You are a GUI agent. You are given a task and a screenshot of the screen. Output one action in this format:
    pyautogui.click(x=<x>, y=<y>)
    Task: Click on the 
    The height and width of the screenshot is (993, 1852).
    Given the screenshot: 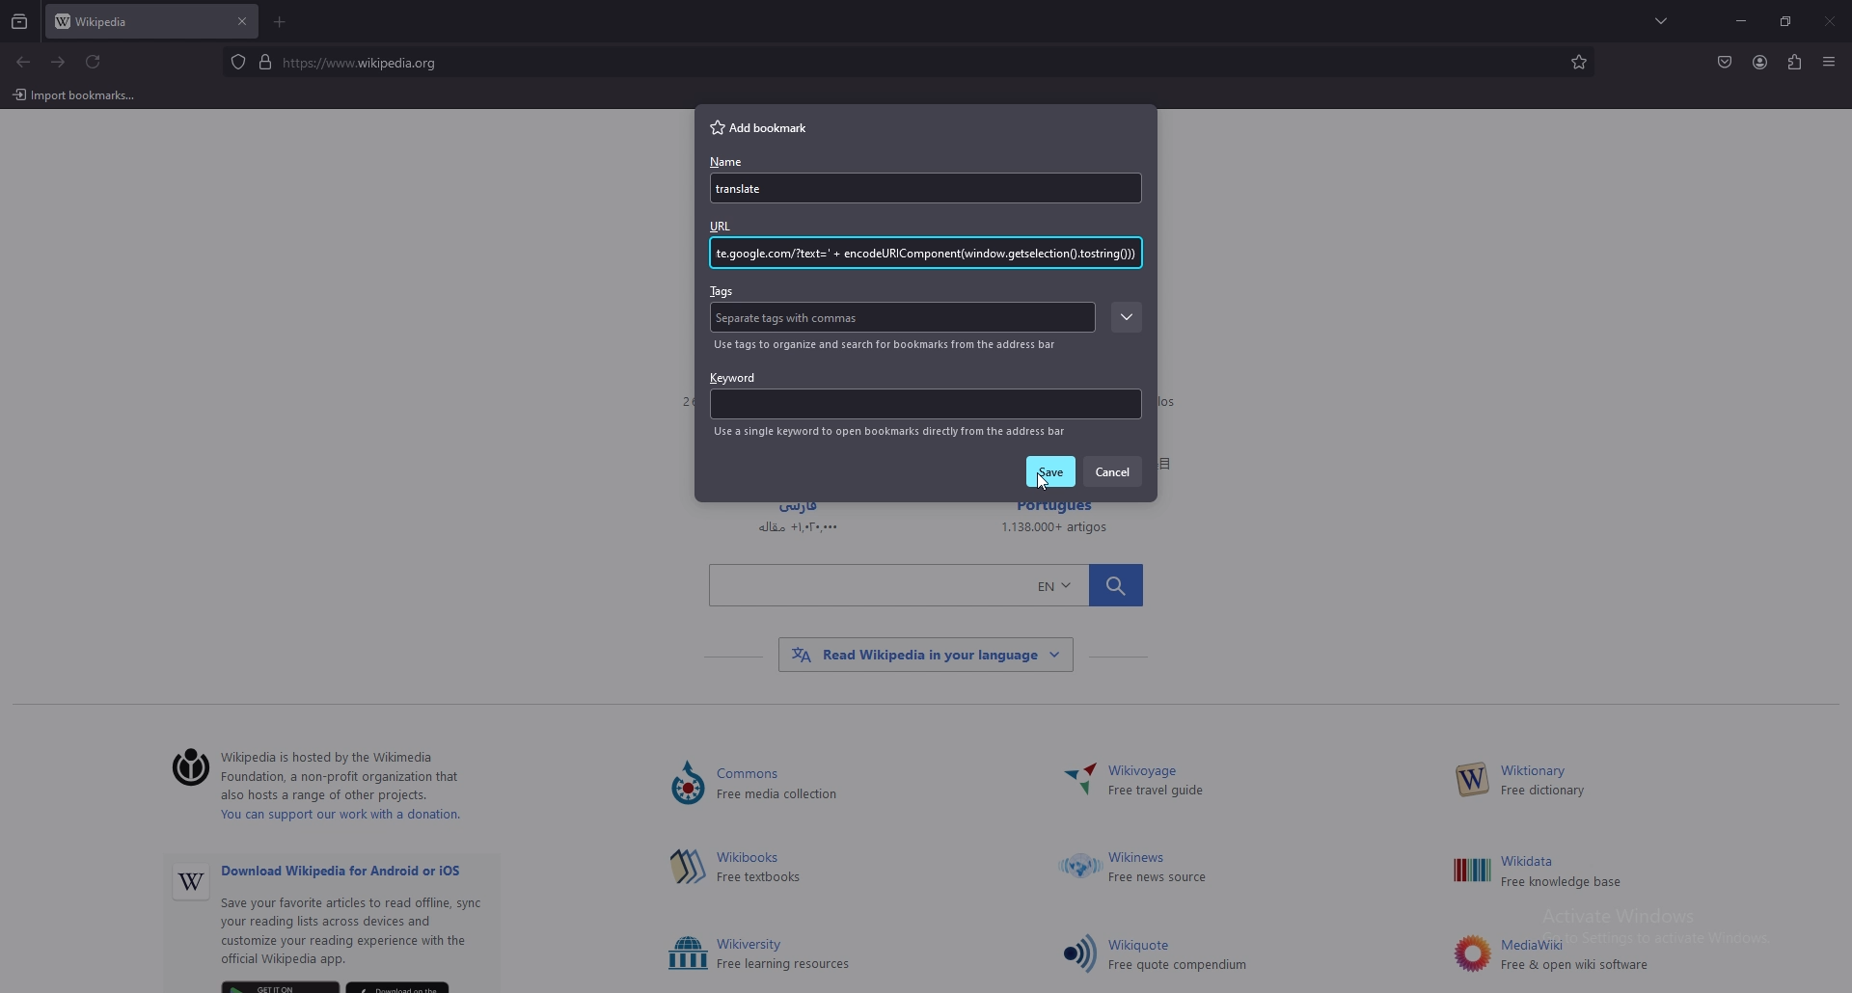 What is the action you would take?
    pyautogui.click(x=688, y=954)
    